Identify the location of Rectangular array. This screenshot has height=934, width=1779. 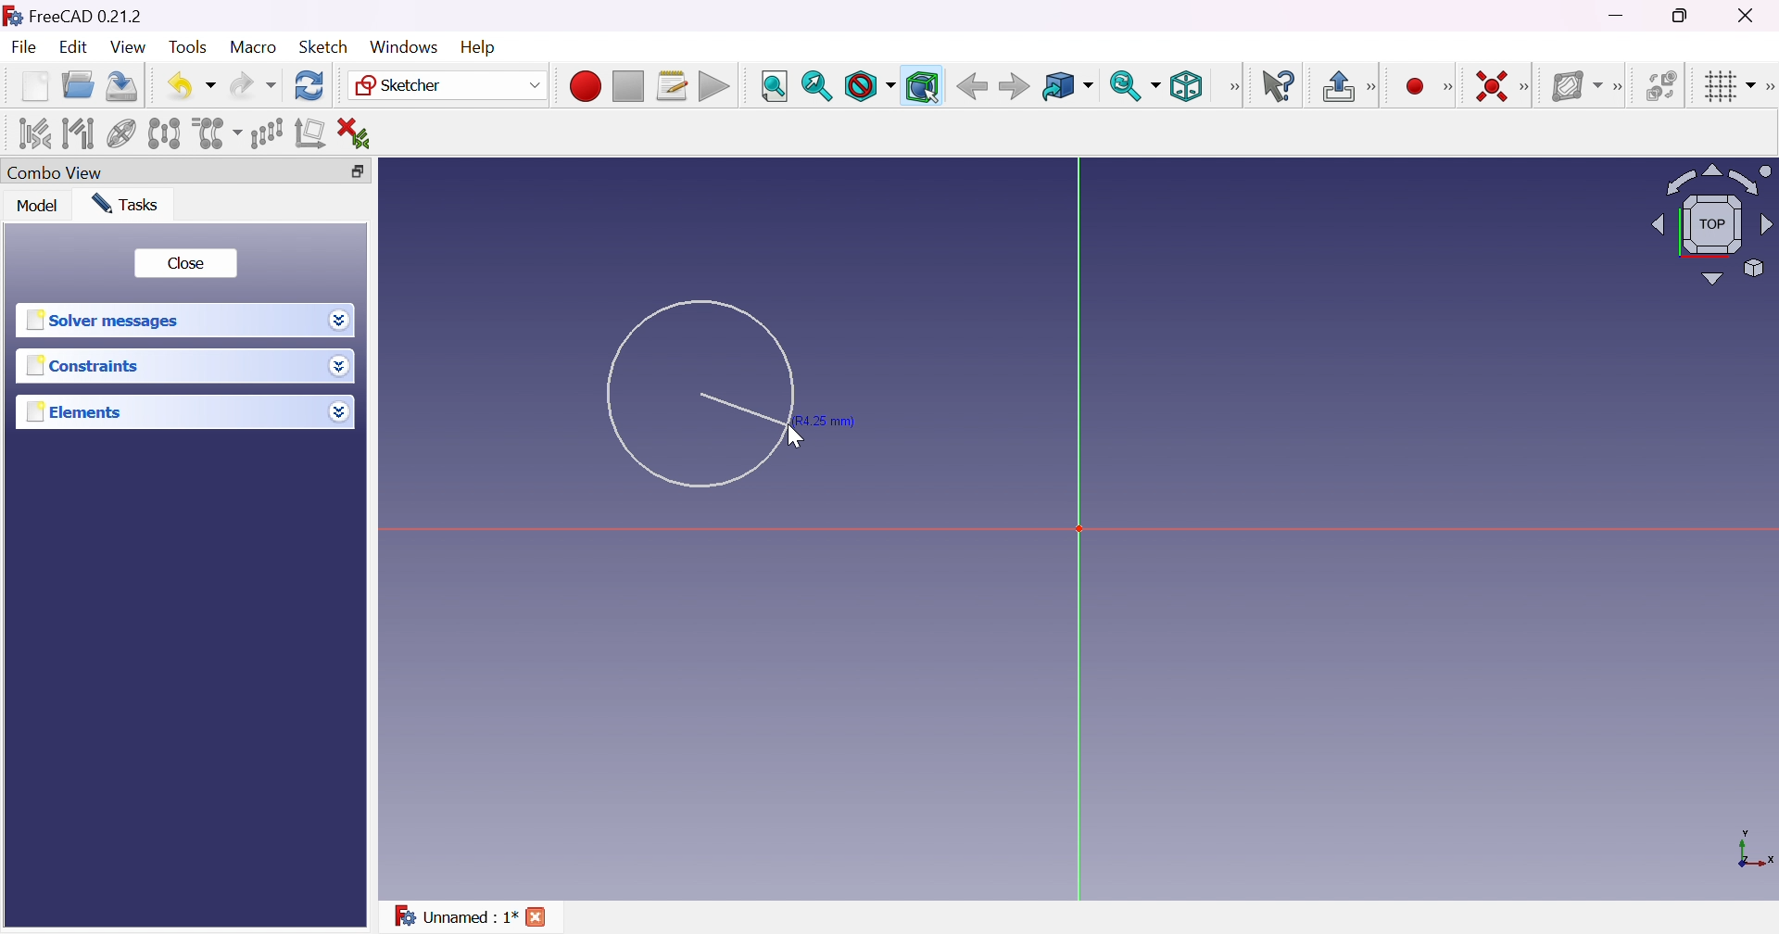
(265, 133).